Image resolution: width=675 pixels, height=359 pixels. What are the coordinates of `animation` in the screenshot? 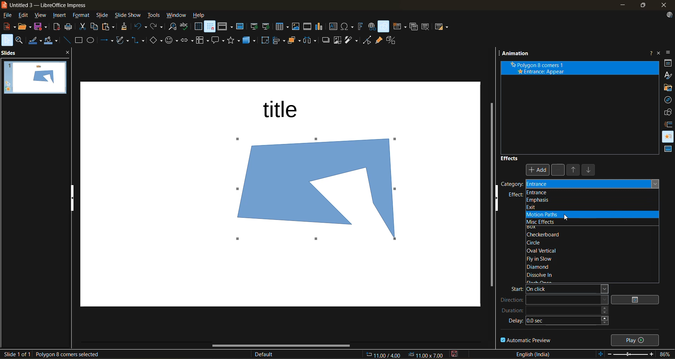 It's located at (516, 54).